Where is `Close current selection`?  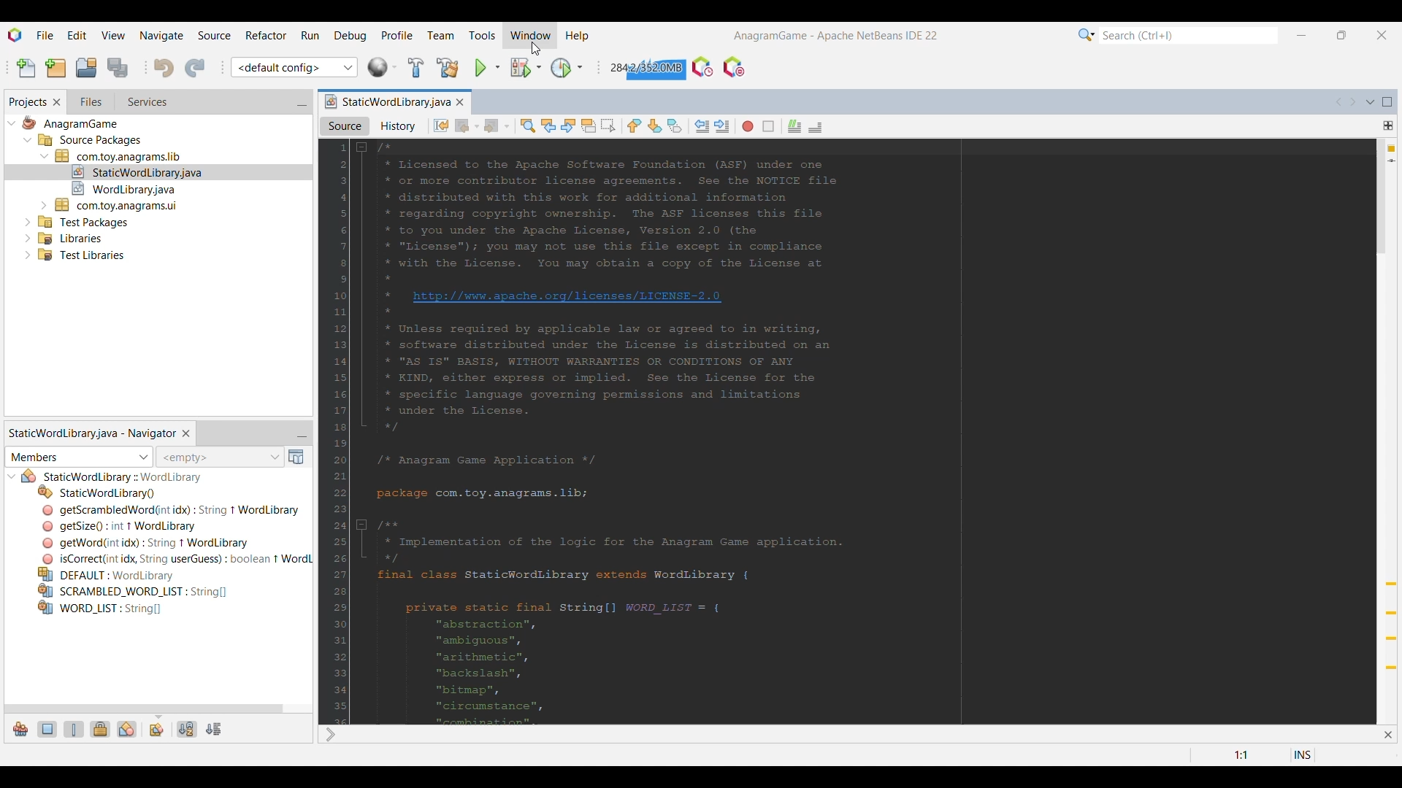
Close current selection is located at coordinates (185, 434).